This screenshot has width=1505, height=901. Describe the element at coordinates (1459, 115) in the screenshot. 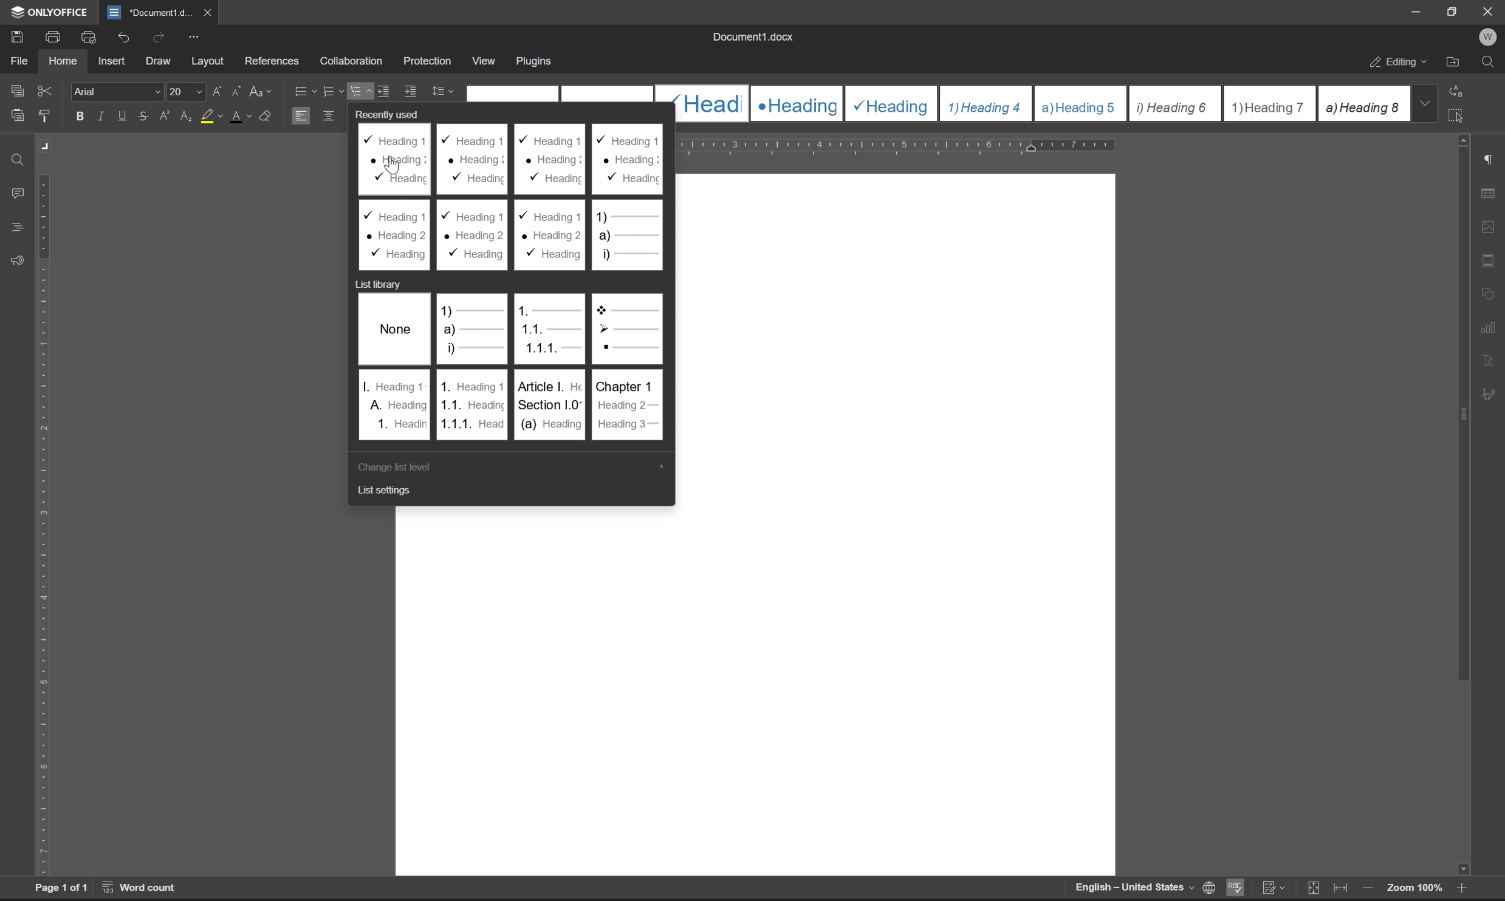

I see `select all` at that location.